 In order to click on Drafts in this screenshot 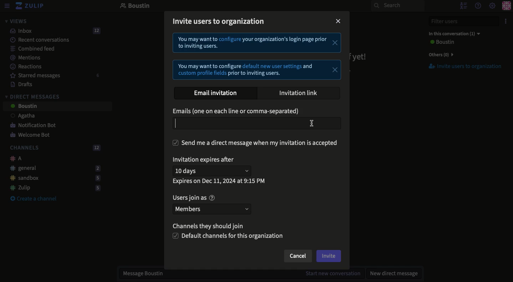, I will do `click(18, 84)`.